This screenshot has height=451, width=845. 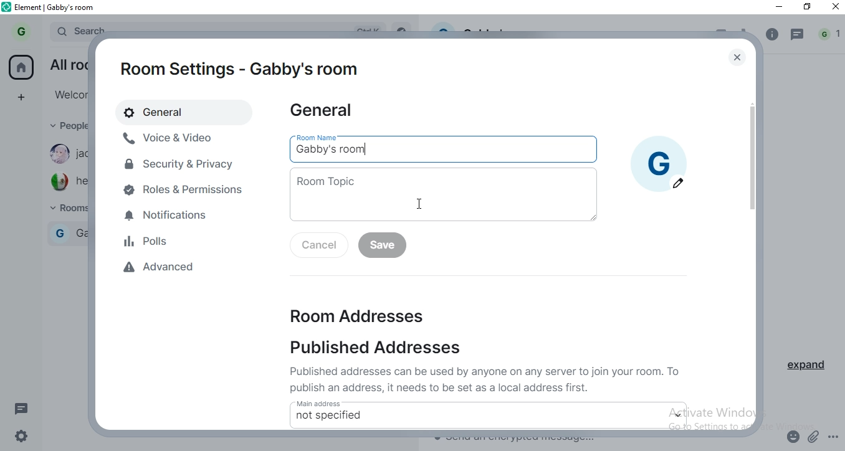 What do you see at coordinates (679, 183) in the screenshot?
I see `edit` at bounding box center [679, 183].